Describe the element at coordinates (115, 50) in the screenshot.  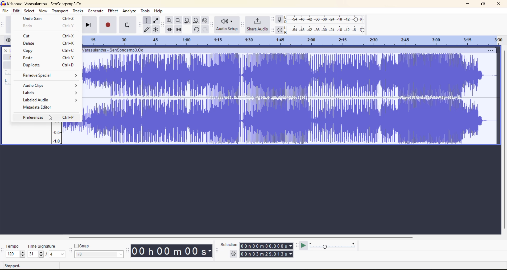
I see `track name` at that location.